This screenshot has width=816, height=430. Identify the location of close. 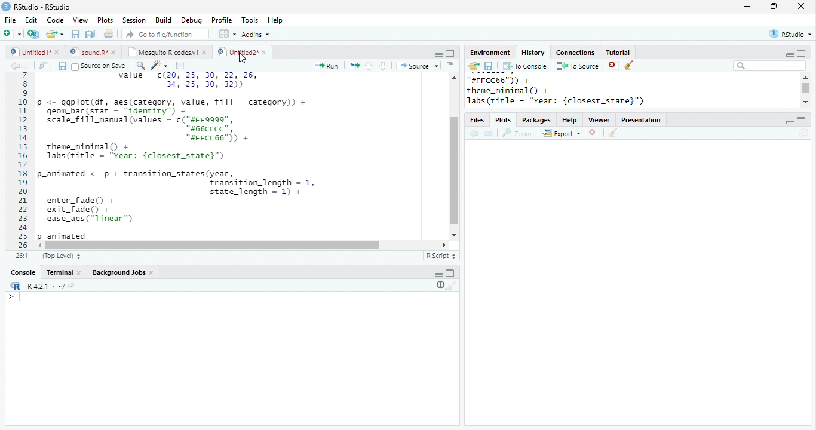
(59, 53).